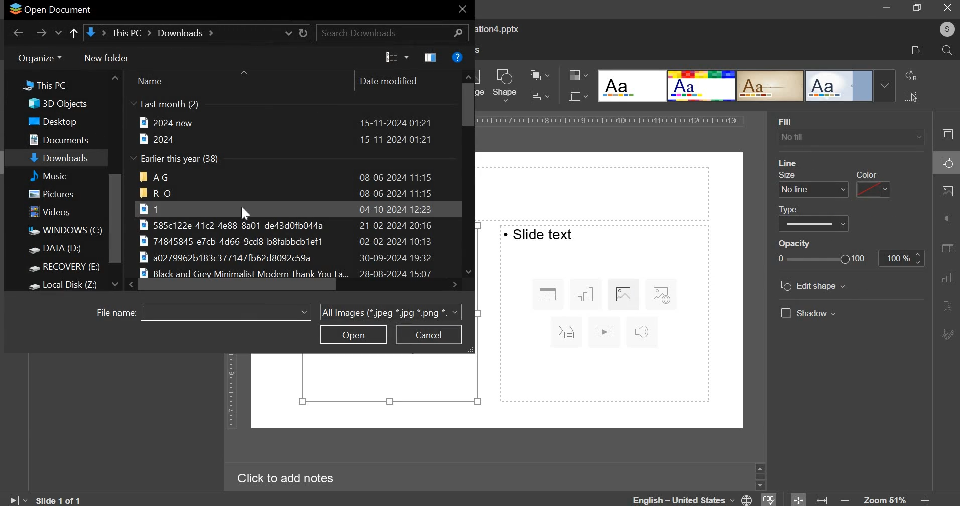 The image size is (960, 506). Describe the element at coordinates (245, 214) in the screenshot. I see `Cursor` at that location.